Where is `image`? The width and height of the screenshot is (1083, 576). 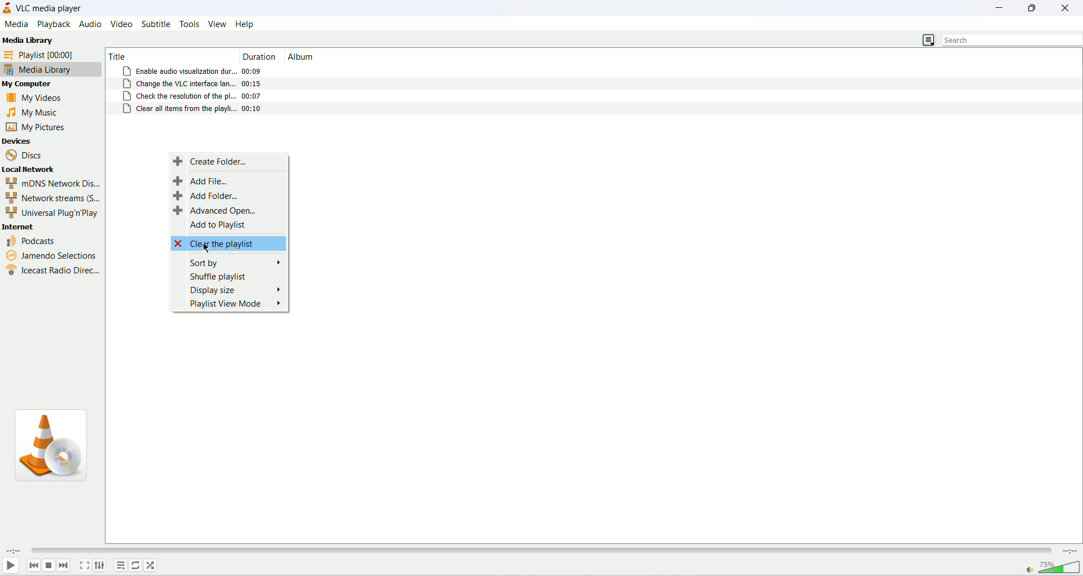 image is located at coordinates (52, 447).